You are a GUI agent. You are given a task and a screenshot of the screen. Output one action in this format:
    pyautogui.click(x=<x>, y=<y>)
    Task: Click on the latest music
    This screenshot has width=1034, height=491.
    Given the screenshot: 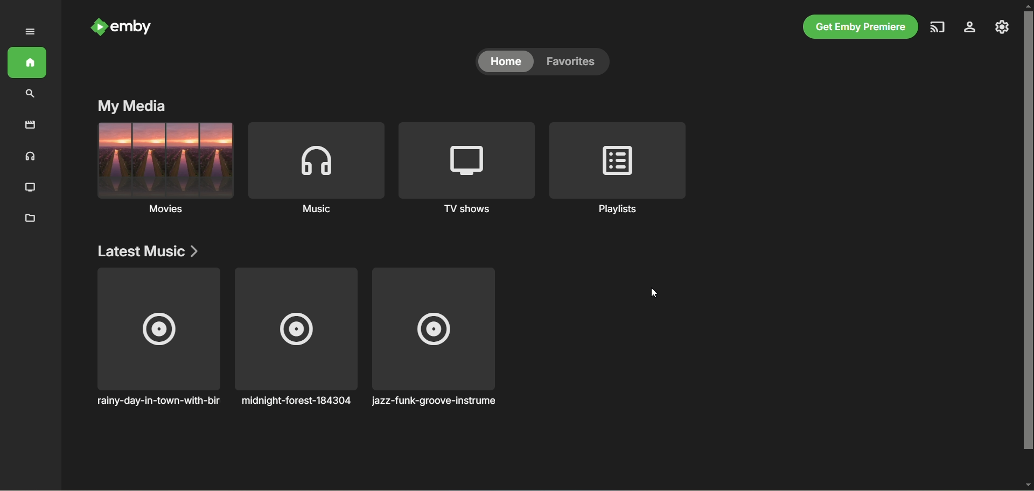 What is the action you would take?
    pyautogui.click(x=148, y=251)
    